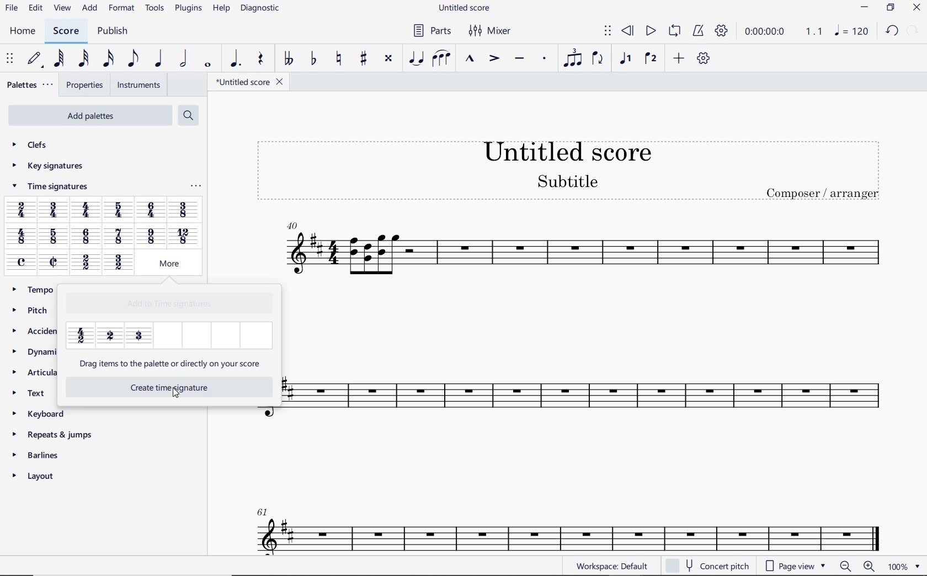 This screenshot has height=576, width=927. Describe the element at coordinates (55, 211) in the screenshot. I see `3/4` at that location.